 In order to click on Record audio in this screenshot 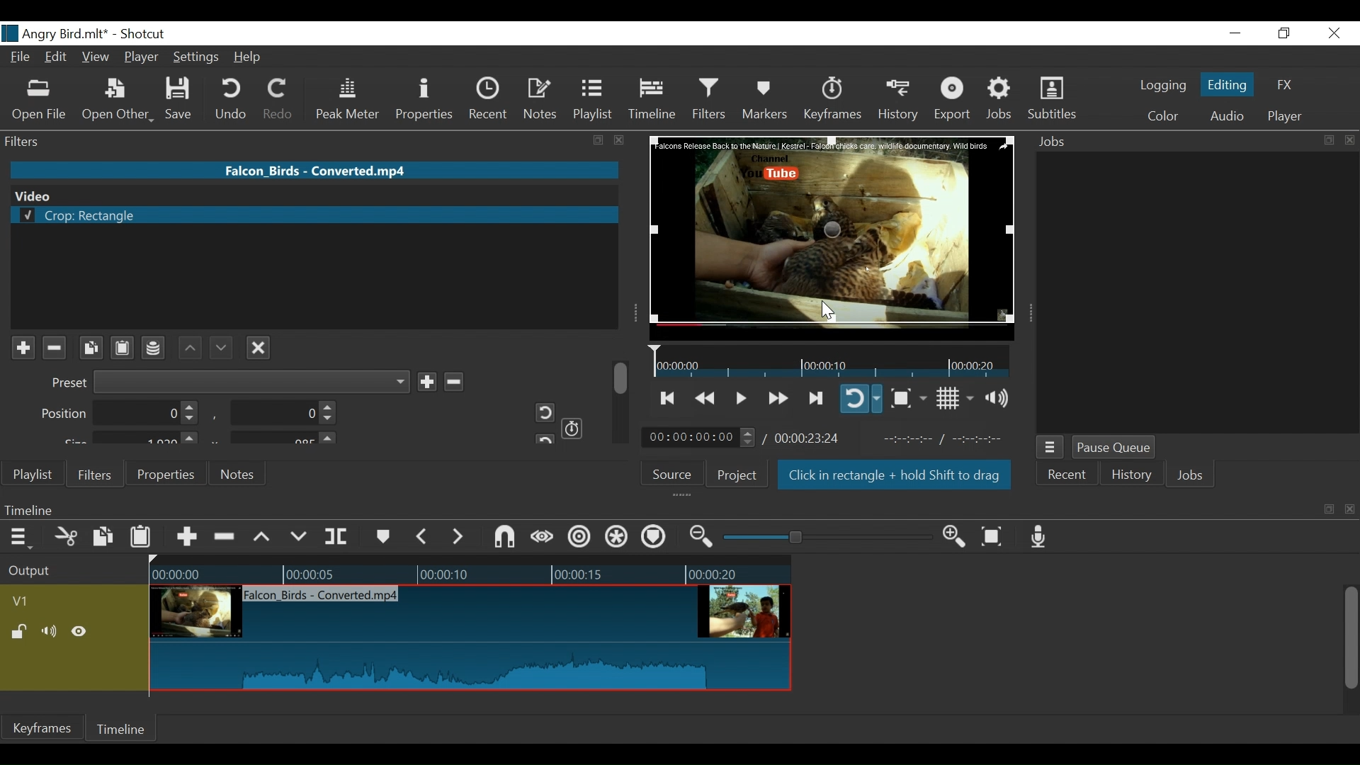, I will do `click(1039, 536)`.